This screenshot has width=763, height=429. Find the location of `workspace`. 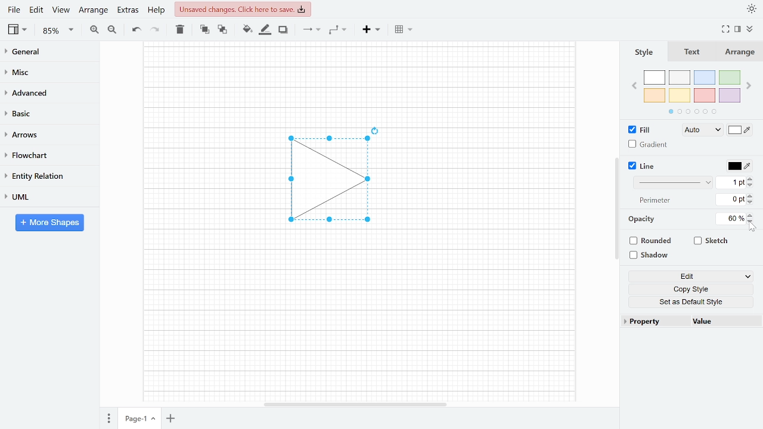

workspace is located at coordinates (488, 180).